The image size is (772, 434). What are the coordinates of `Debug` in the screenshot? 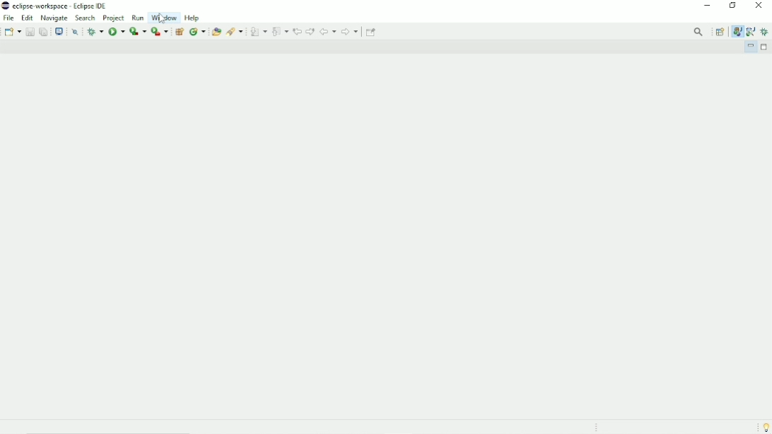 It's located at (95, 31).